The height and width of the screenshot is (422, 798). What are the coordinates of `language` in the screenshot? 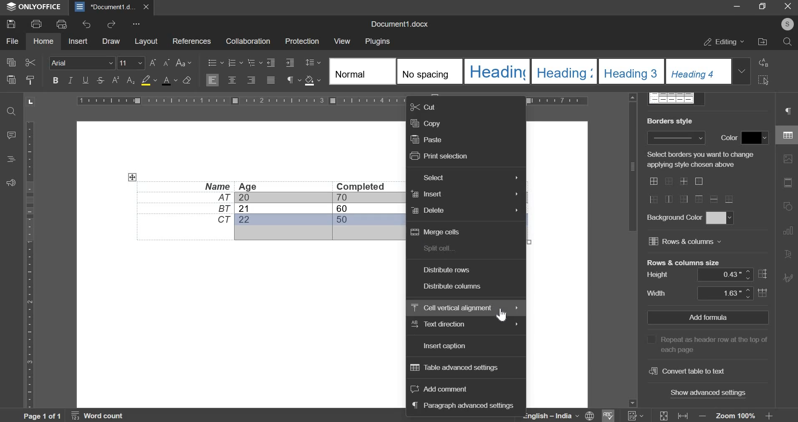 It's located at (554, 416).